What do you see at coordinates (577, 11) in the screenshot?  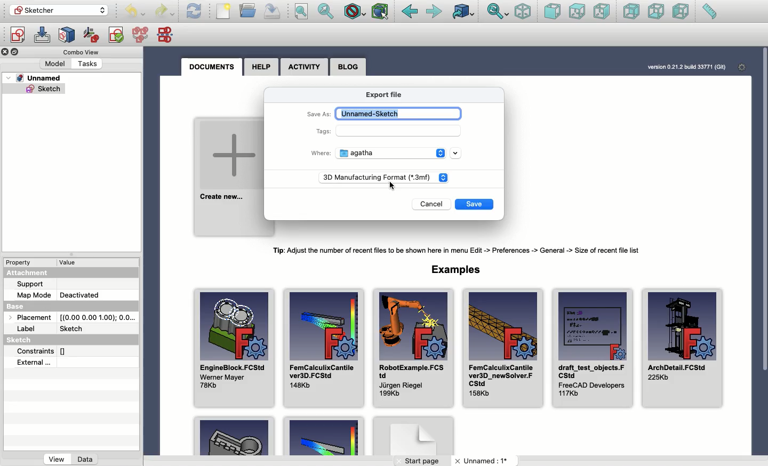 I see `Top` at bounding box center [577, 11].